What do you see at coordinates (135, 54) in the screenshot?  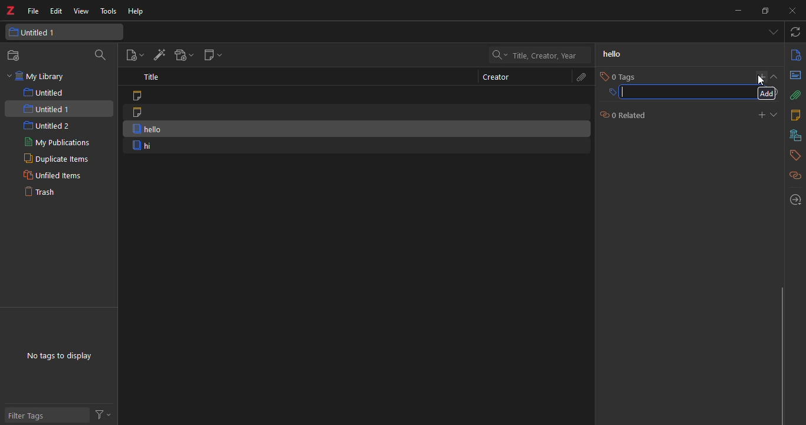 I see `new item` at bounding box center [135, 54].